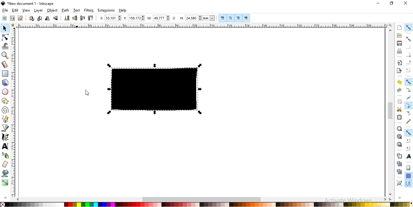  I want to click on filters, so click(89, 10).